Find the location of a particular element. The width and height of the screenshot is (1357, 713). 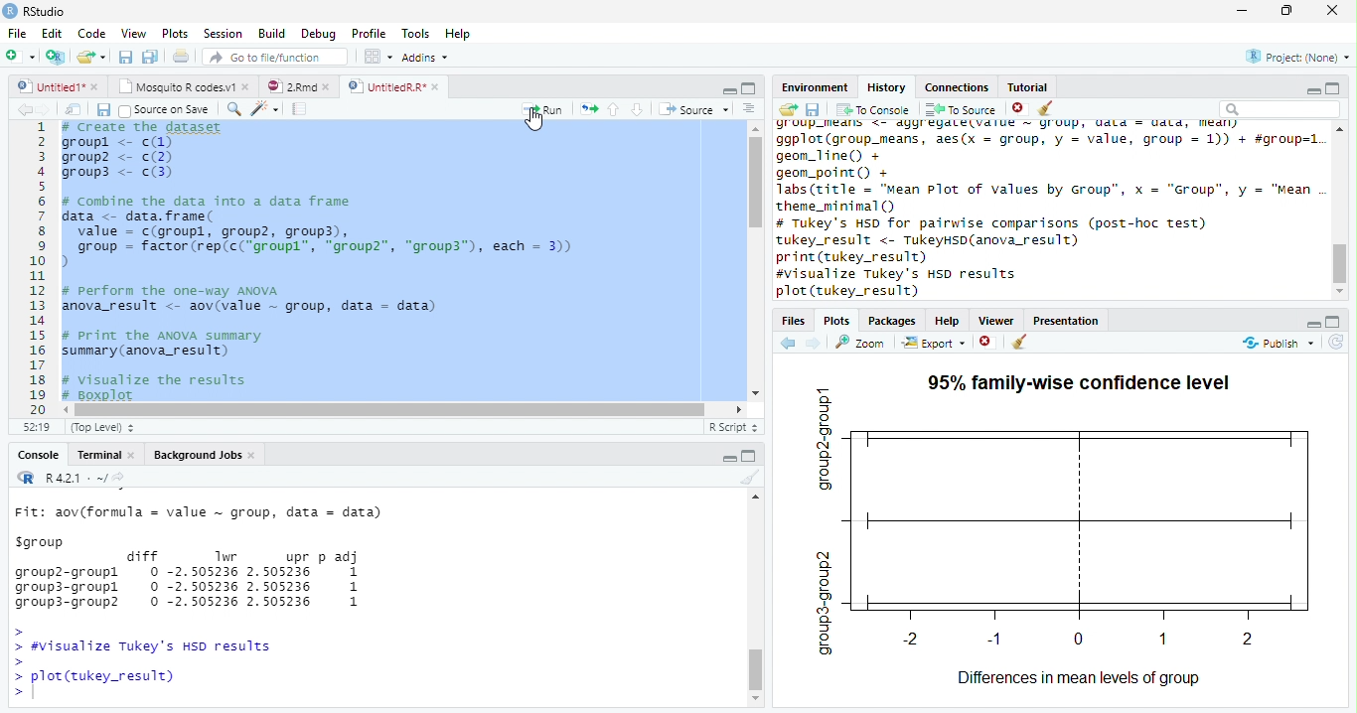

Files is located at coordinates (792, 321).